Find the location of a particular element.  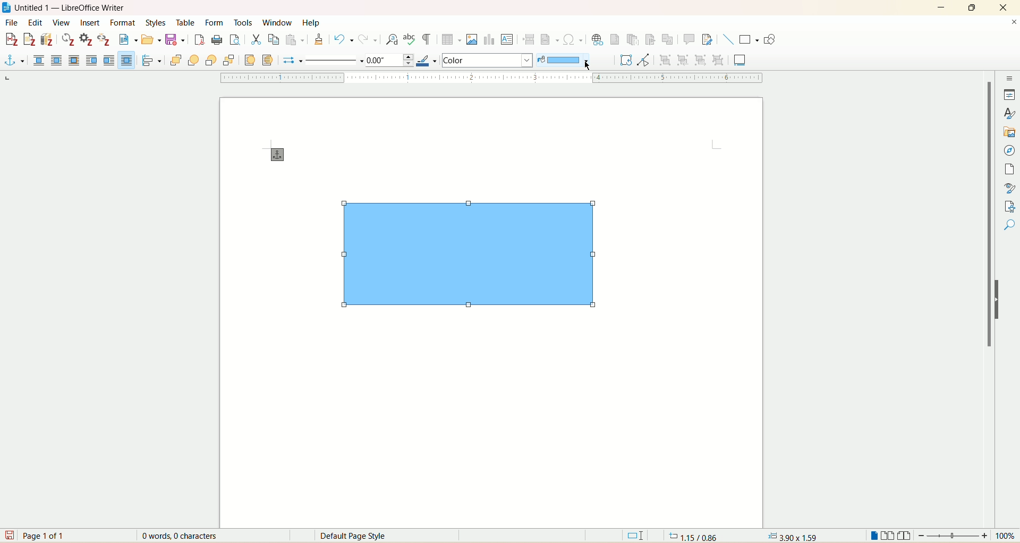

insert chart is located at coordinates (489, 40).